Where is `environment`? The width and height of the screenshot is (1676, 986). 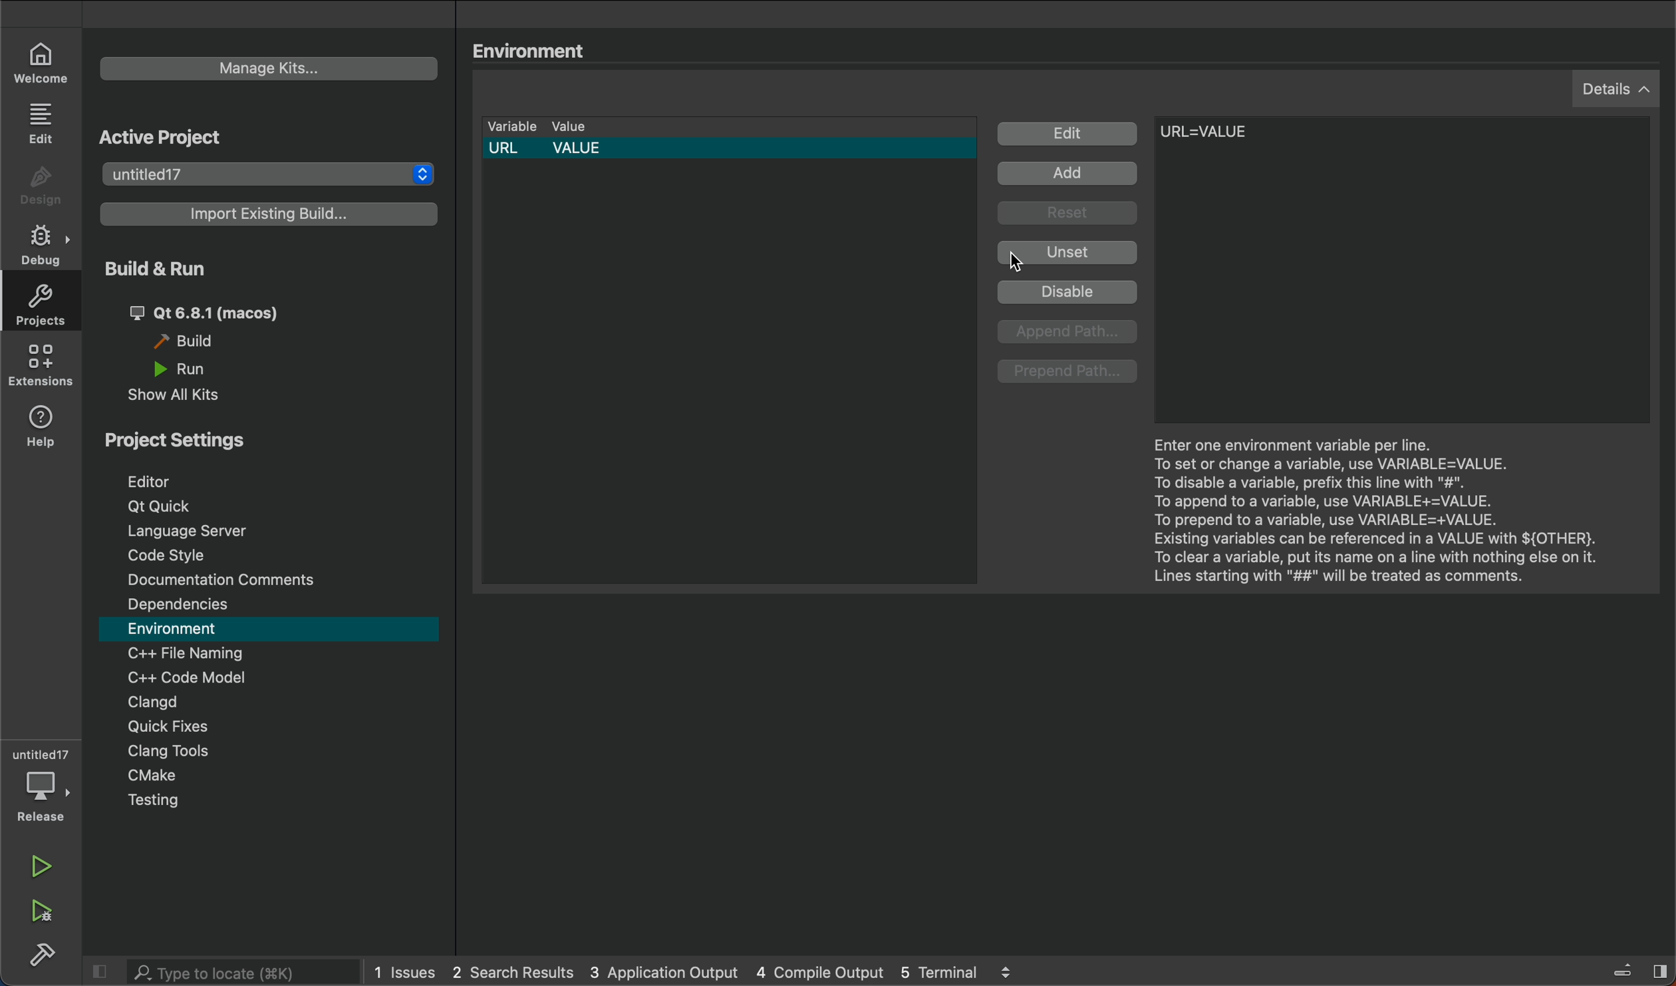
environment is located at coordinates (187, 629).